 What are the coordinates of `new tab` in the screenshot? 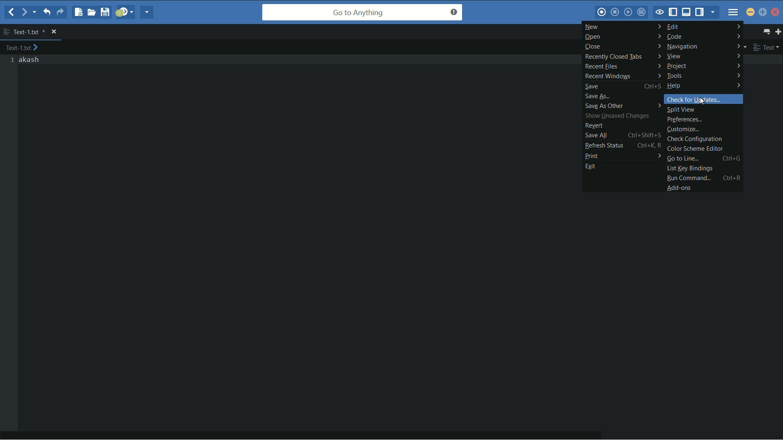 It's located at (778, 32).